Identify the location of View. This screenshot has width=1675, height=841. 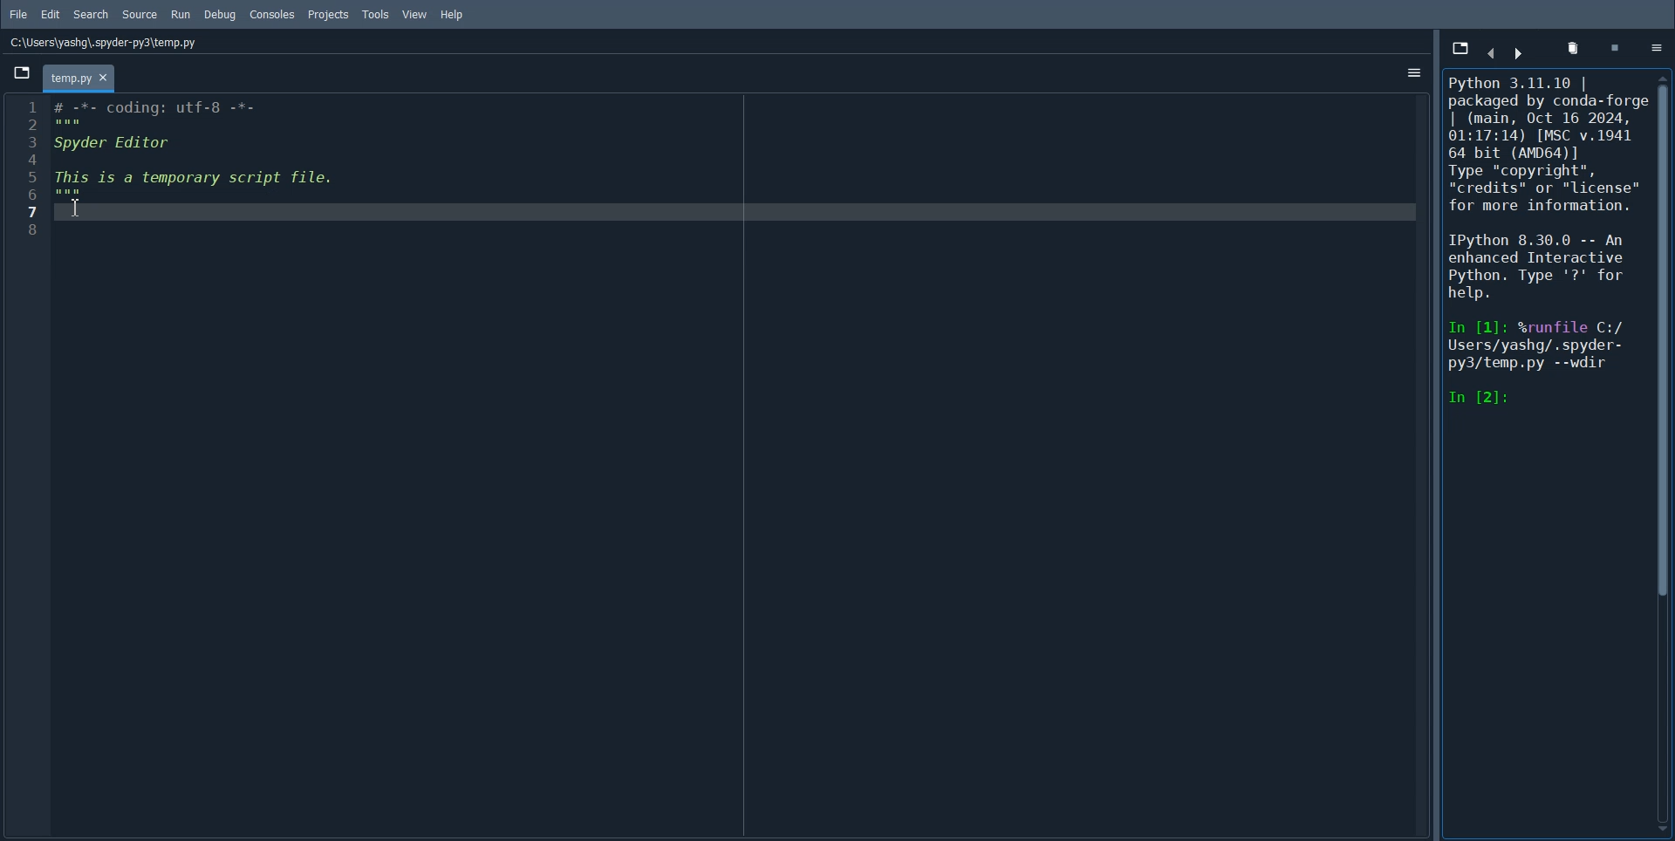
(415, 14).